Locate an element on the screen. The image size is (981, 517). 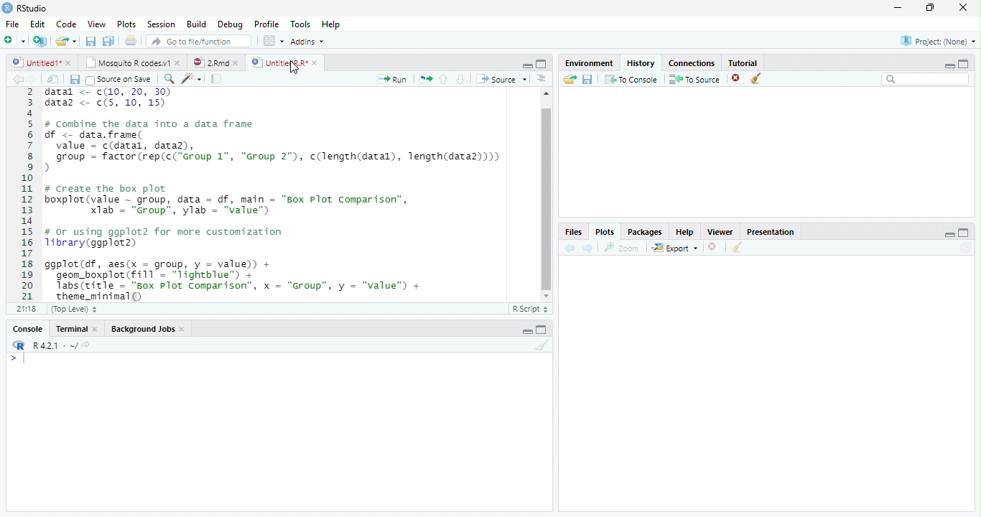
Debug is located at coordinates (229, 24).